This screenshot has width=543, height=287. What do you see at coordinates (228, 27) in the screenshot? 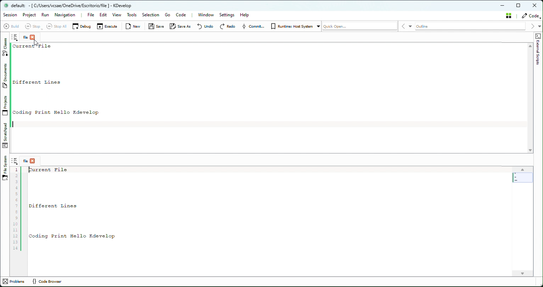
I see `Redo` at bounding box center [228, 27].